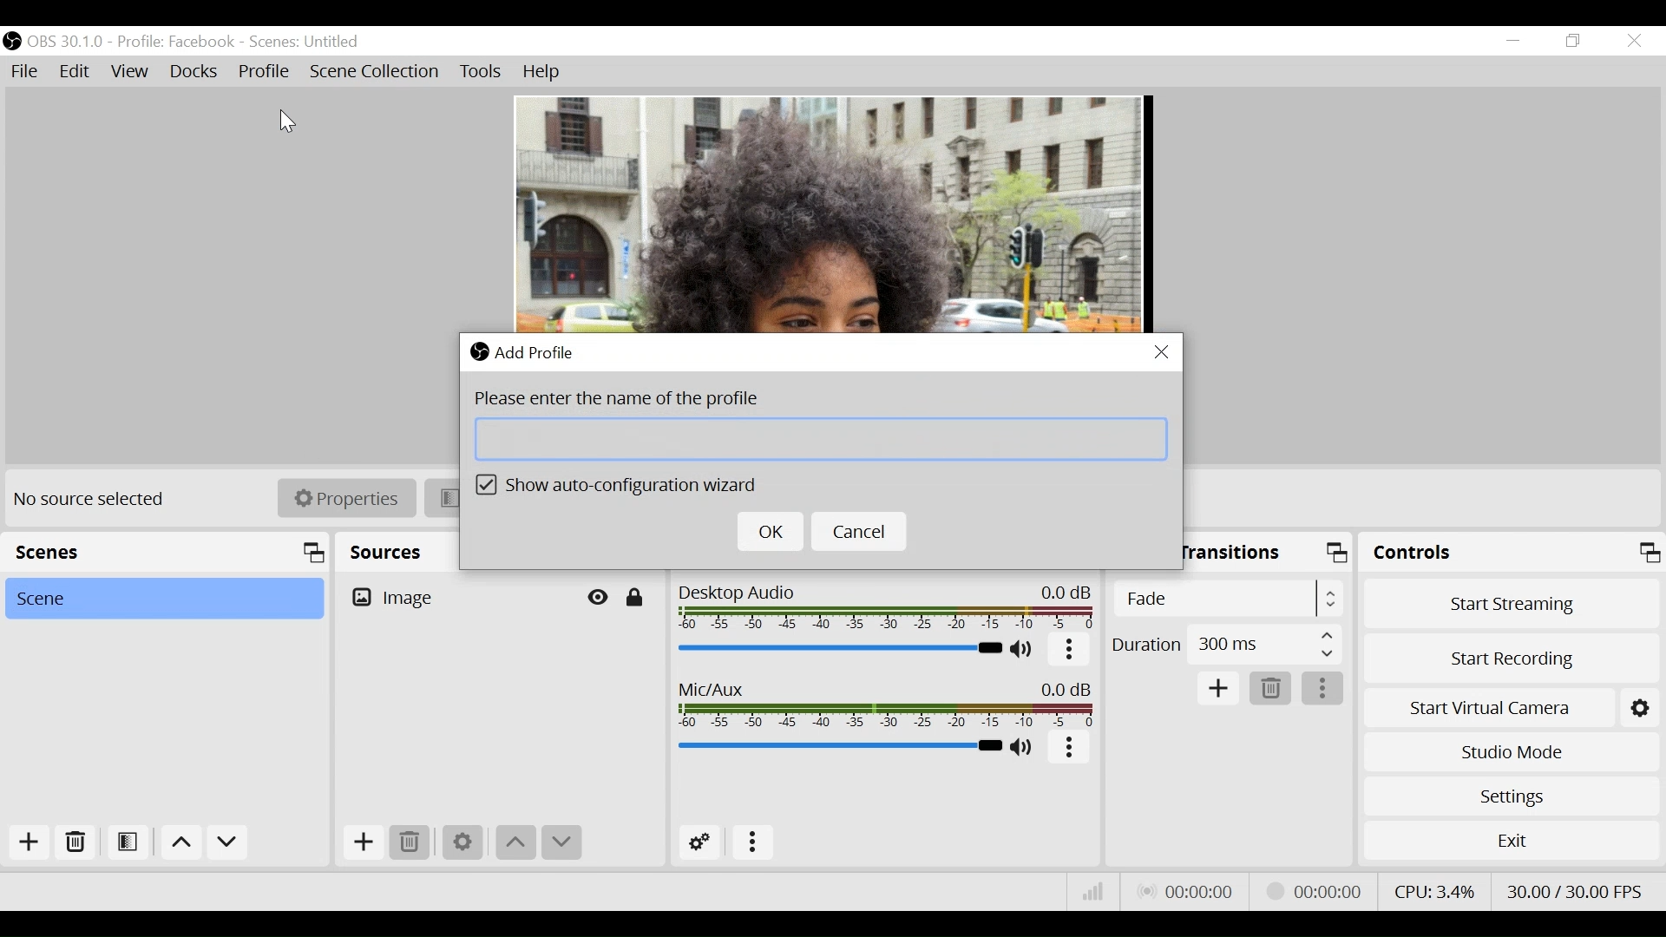 This screenshot has height=937, width=1666. I want to click on No source selected, so click(95, 500).